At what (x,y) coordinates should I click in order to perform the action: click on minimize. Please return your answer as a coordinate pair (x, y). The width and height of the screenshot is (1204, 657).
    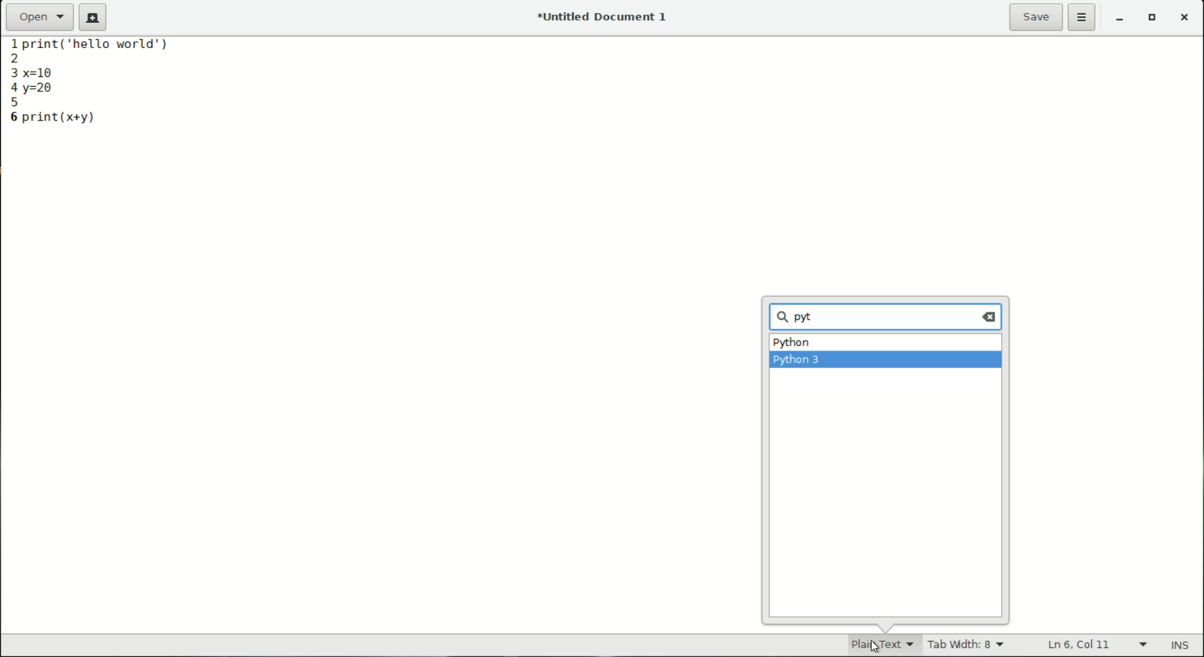
    Looking at the image, I should click on (1120, 19).